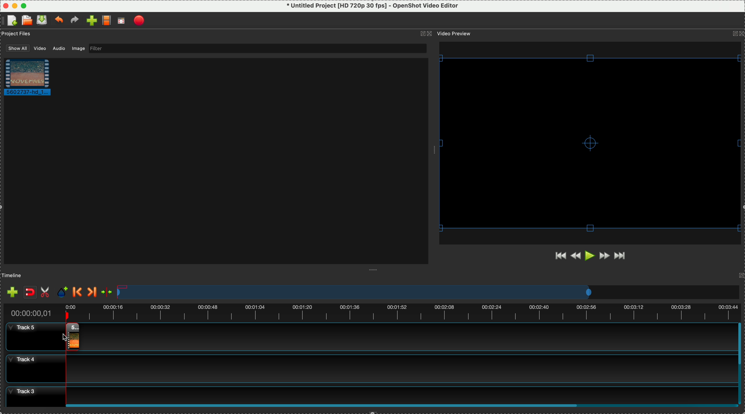 The height and width of the screenshot is (414, 745). What do you see at coordinates (376, 269) in the screenshot?
I see `Window Expanding` at bounding box center [376, 269].